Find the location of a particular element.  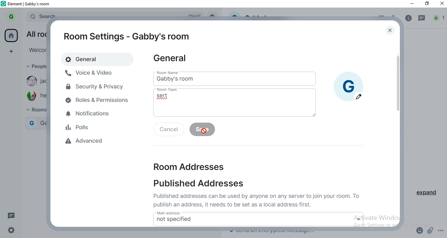

notification is located at coordinates (439, 19).